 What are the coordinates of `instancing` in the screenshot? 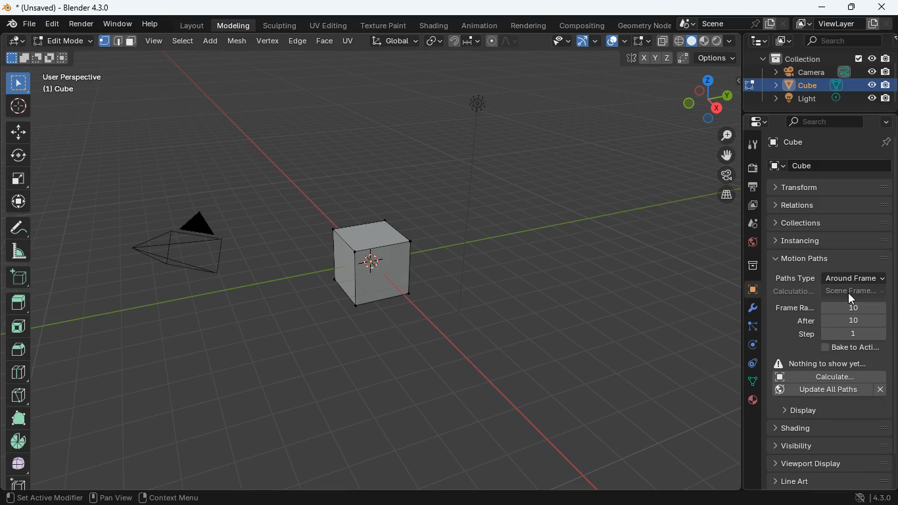 It's located at (833, 240).